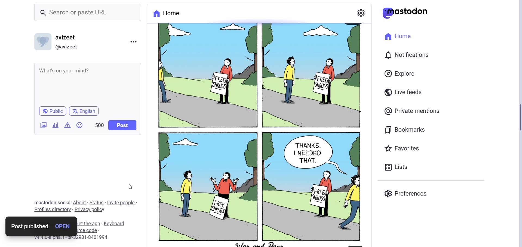 This screenshot has width=522, height=247. What do you see at coordinates (87, 84) in the screenshot?
I see `Whats on your mind` at bounding box center [87, 84].